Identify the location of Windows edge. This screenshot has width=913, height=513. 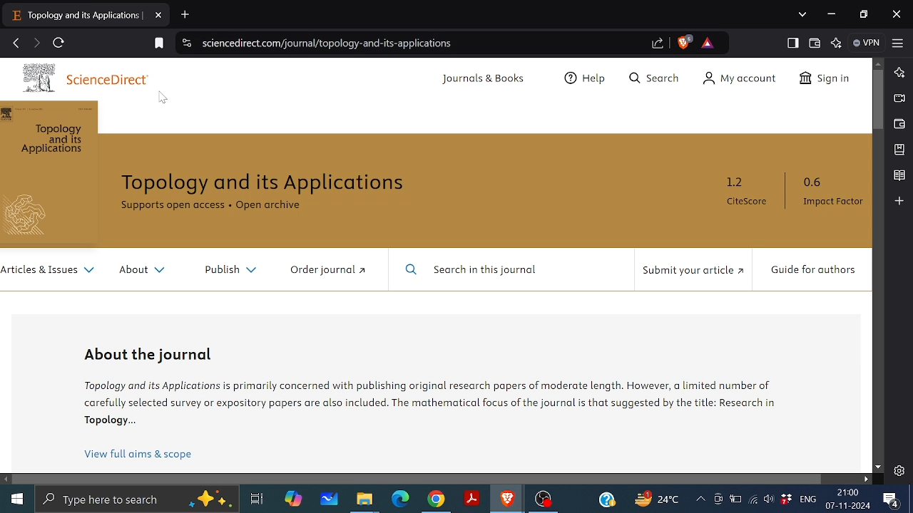
(399, 499).